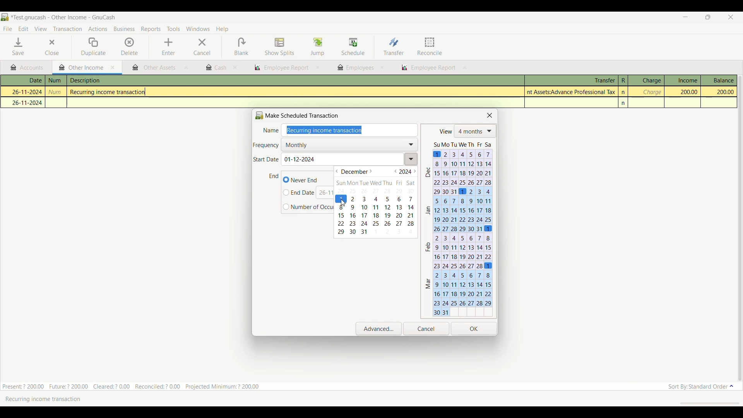  Describe the element at coordinates (376, 207) in the screenshot. I see `Calendar of above mentioned month` at that location.